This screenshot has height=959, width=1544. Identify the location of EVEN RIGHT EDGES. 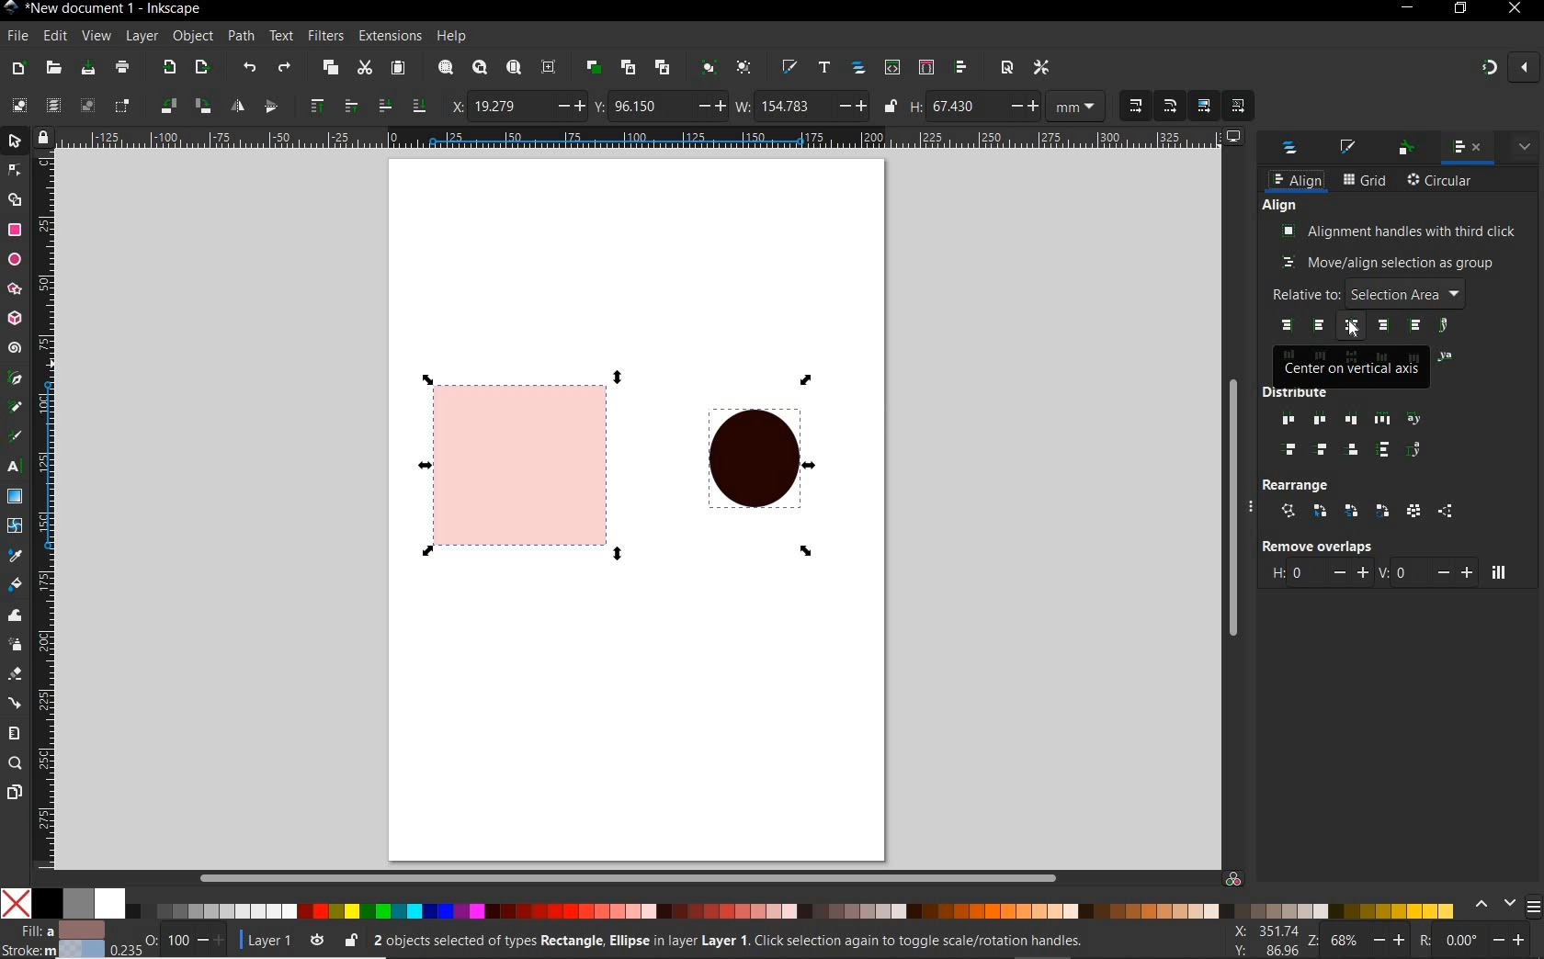
(1353, 421).